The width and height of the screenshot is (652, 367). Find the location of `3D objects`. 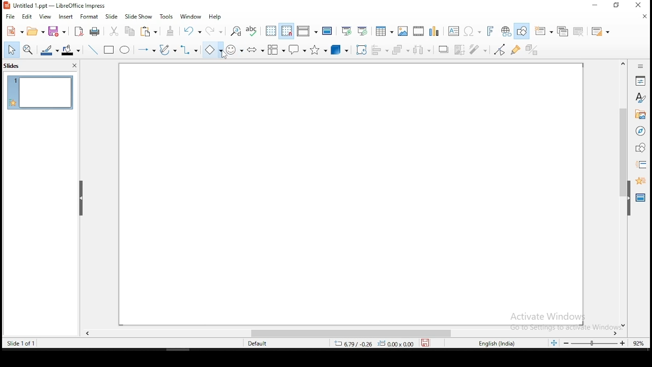

3D objects is located at coordinates (340, 49).